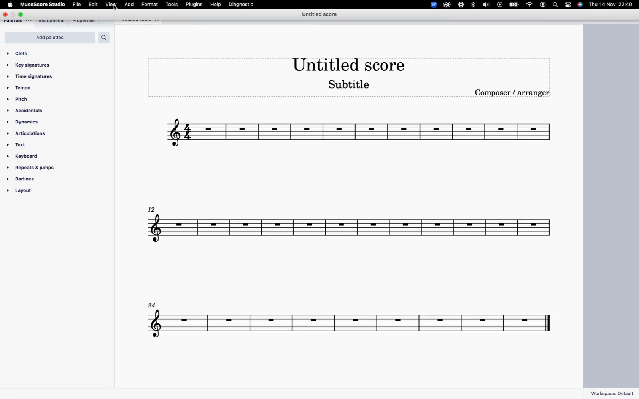 The height and width of the screenshot is (399, 639). I want to click on add palettes, so click(51, 38).